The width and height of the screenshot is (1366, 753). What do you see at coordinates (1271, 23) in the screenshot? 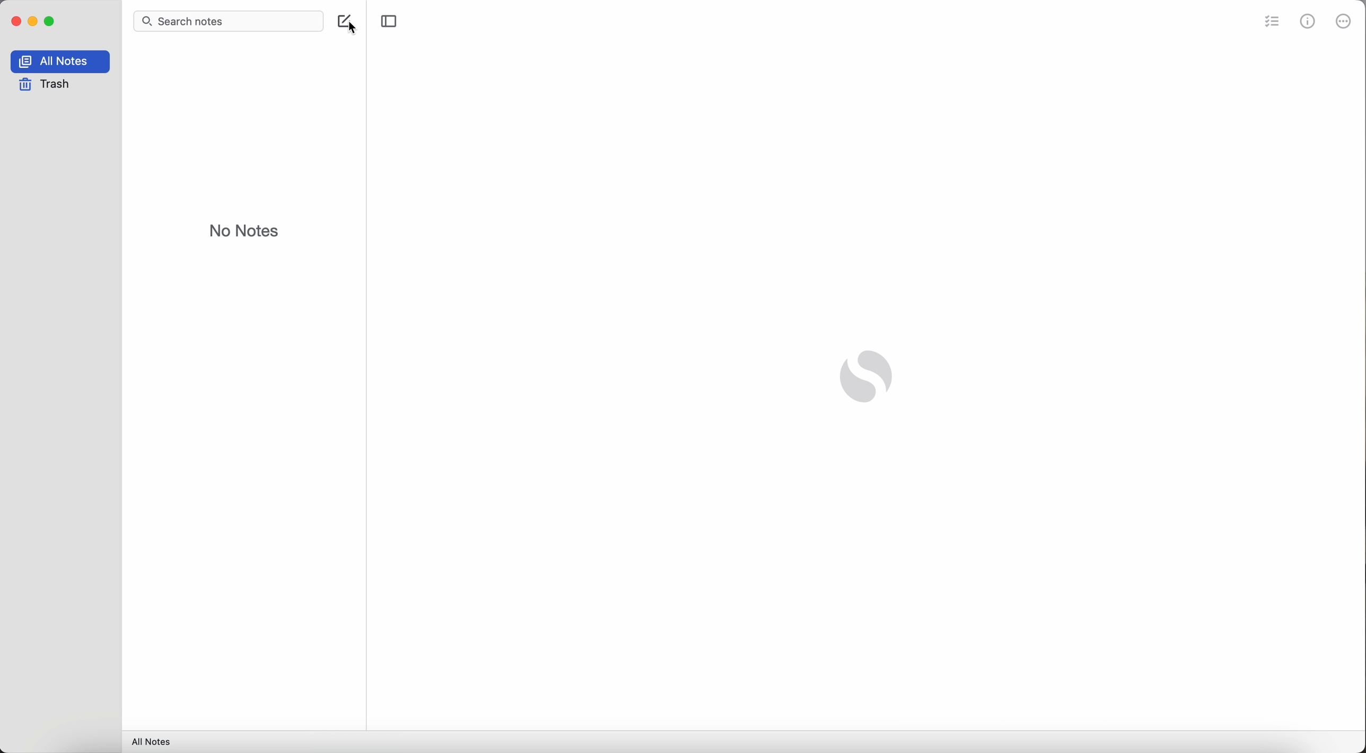
I see `check list` at bounding box center [1271, 23].